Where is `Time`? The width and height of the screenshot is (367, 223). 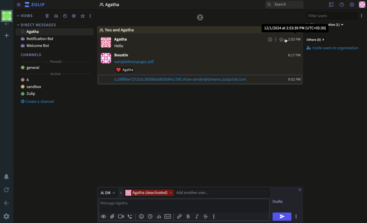 Time is located at coordinates (293, 79).